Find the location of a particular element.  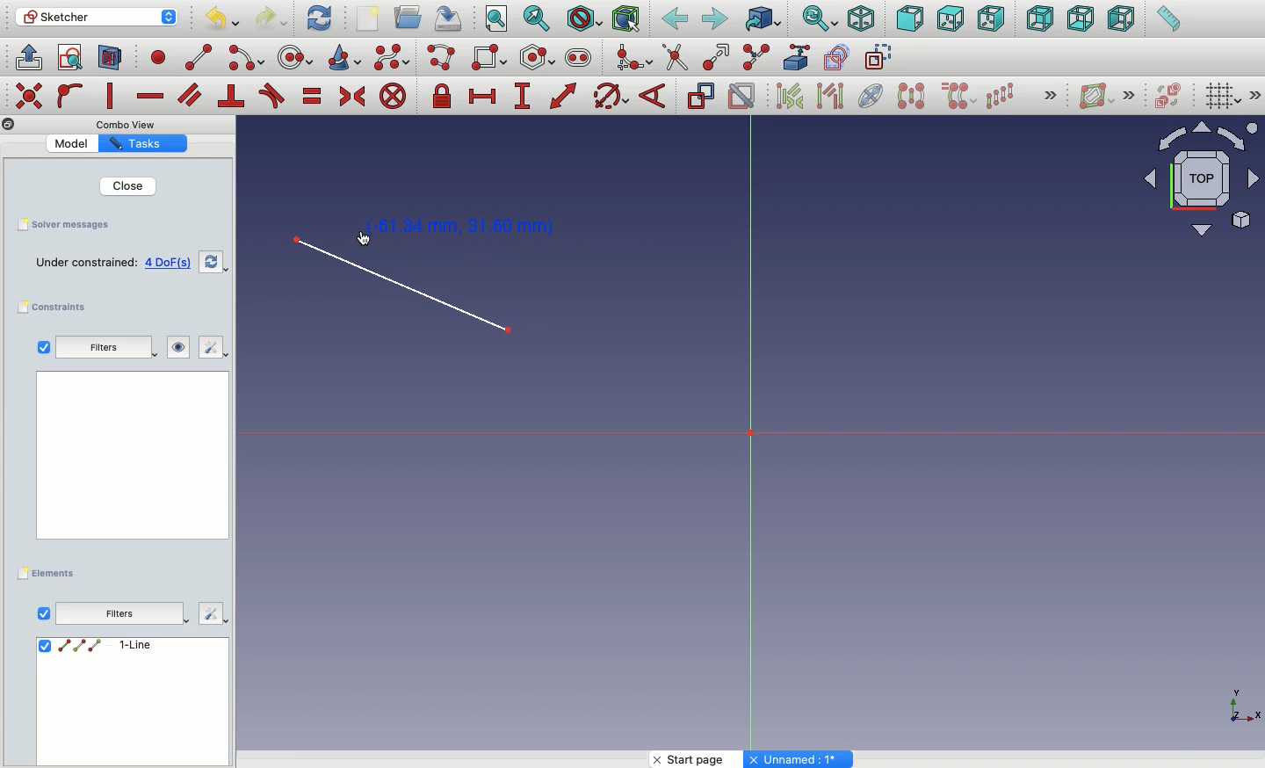

Checkbox is located at coordinates (42, 347).